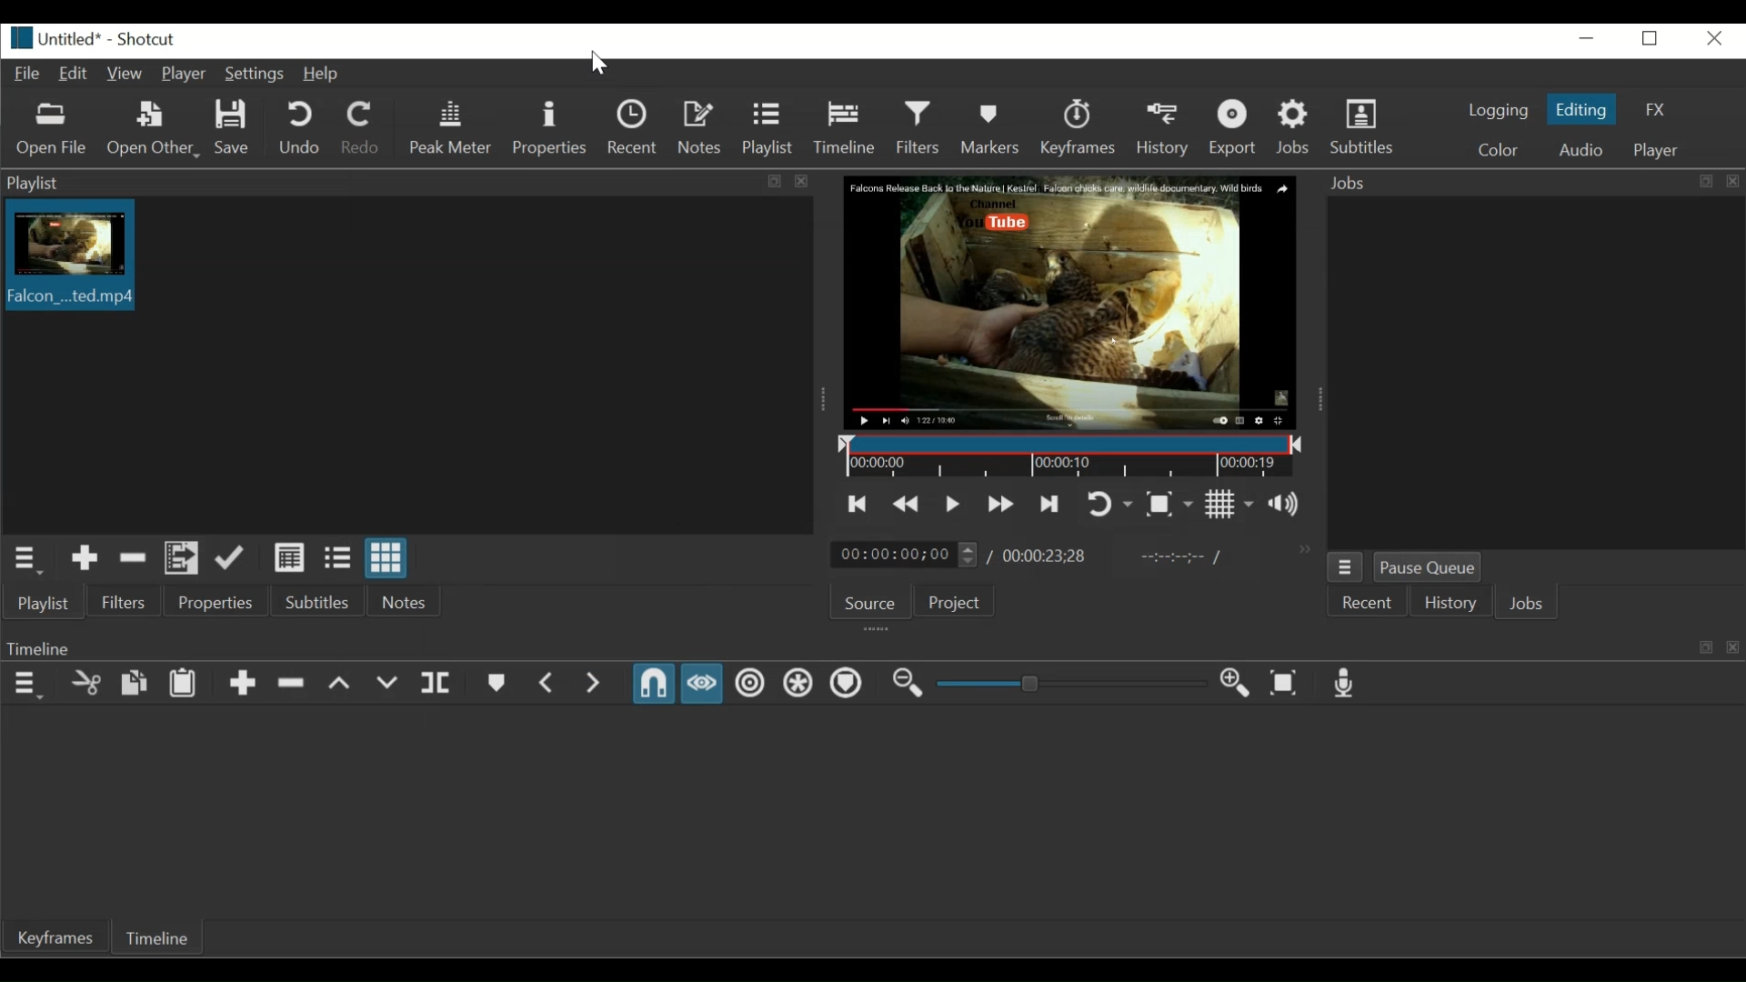  Describe the element at coordinates (552, 684) in the screenshot. I see `Previous marker` at that location.